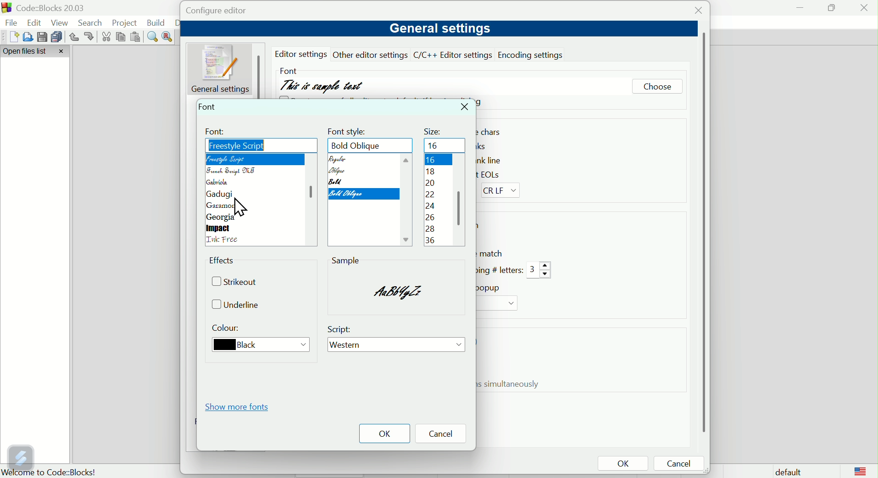  I want to click on Georgia, so click(223, 217).